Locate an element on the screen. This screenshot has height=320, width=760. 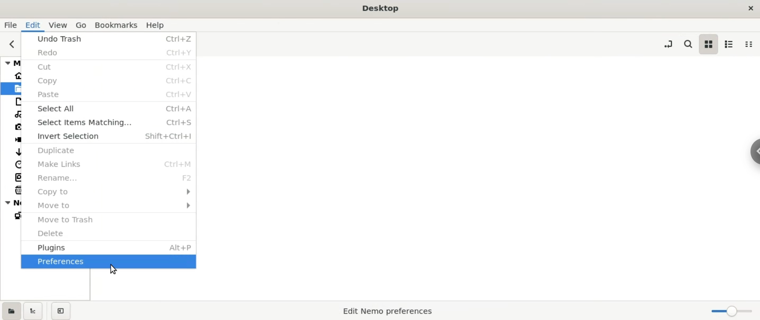
Chrome options is located at coordinates (755, 151).